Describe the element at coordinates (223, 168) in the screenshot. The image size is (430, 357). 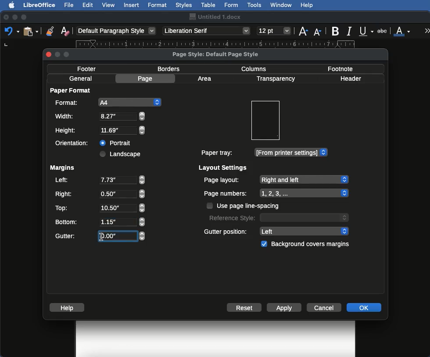
I see `Layout settings` at that location.